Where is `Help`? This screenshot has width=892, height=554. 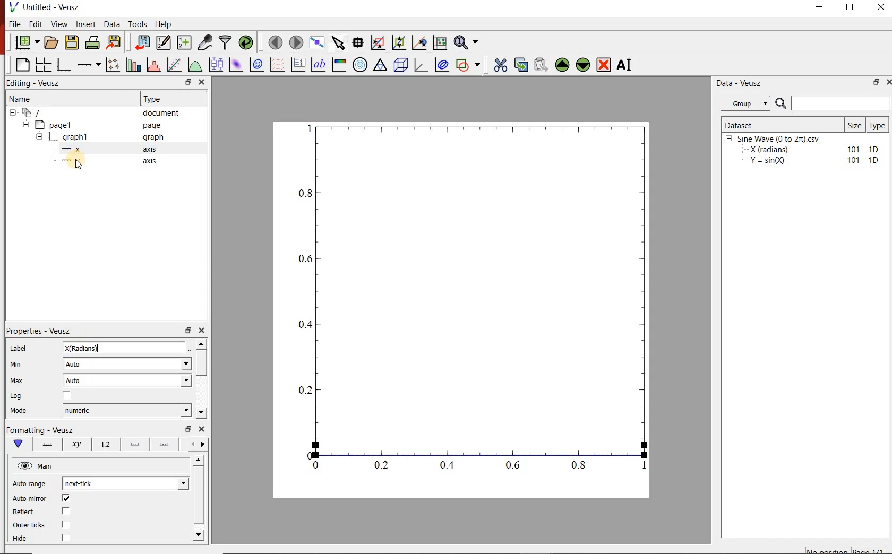
Help is located at coordinates (163, 24).